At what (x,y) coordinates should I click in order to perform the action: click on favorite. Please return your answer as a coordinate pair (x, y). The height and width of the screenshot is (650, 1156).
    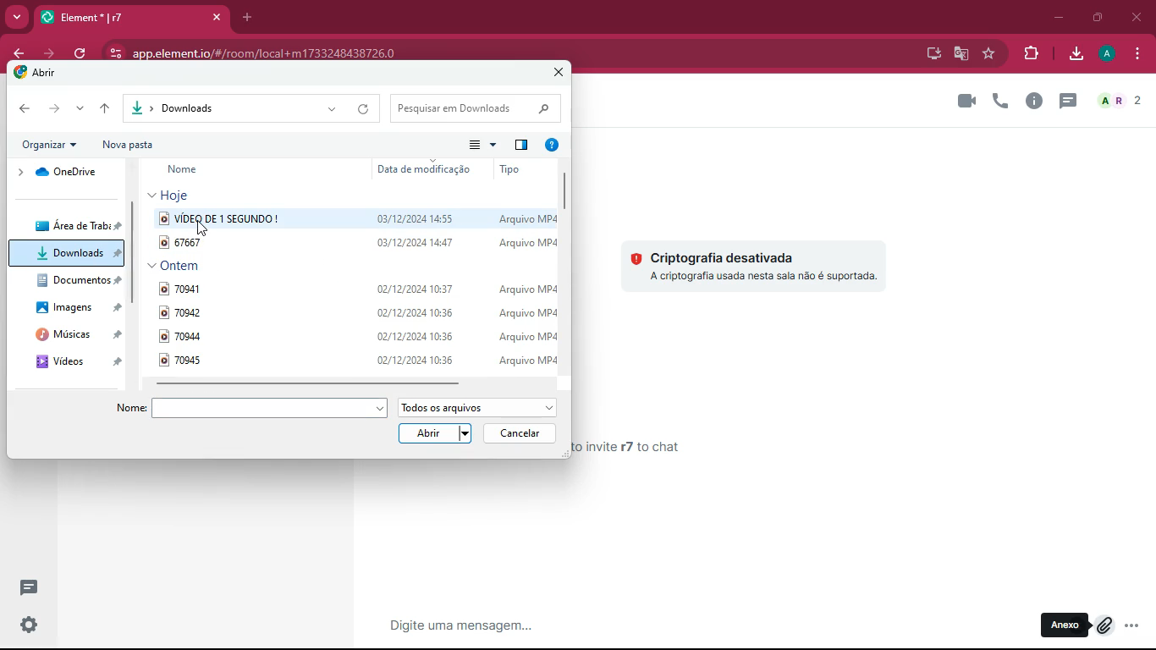
    Looking at the image, I should click on (989, 54).